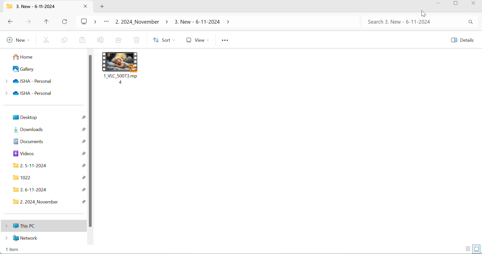 The image size is (482, 254). Describe the element at coordinates (197, 40) in the screenshot. I see `View` at that location.